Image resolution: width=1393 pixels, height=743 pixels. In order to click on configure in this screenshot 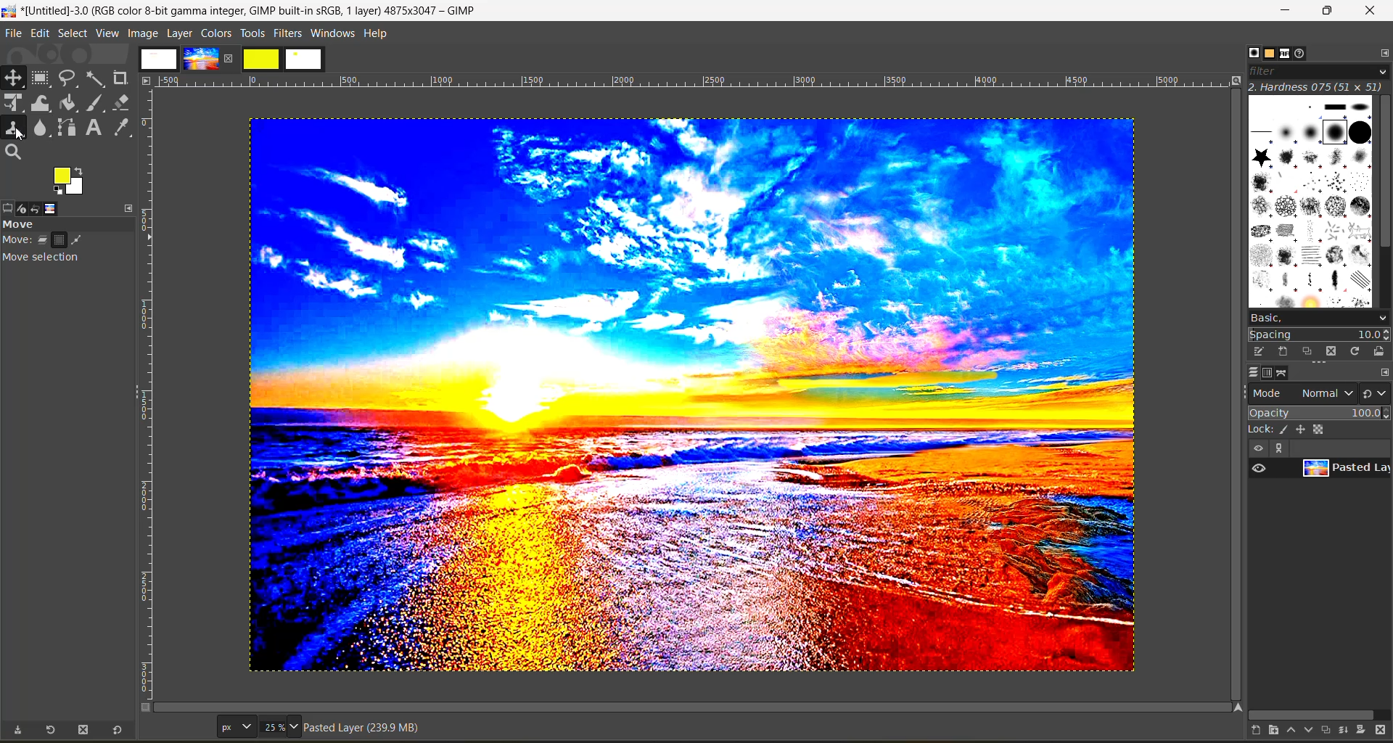, I will do `click(1384, 371)`.